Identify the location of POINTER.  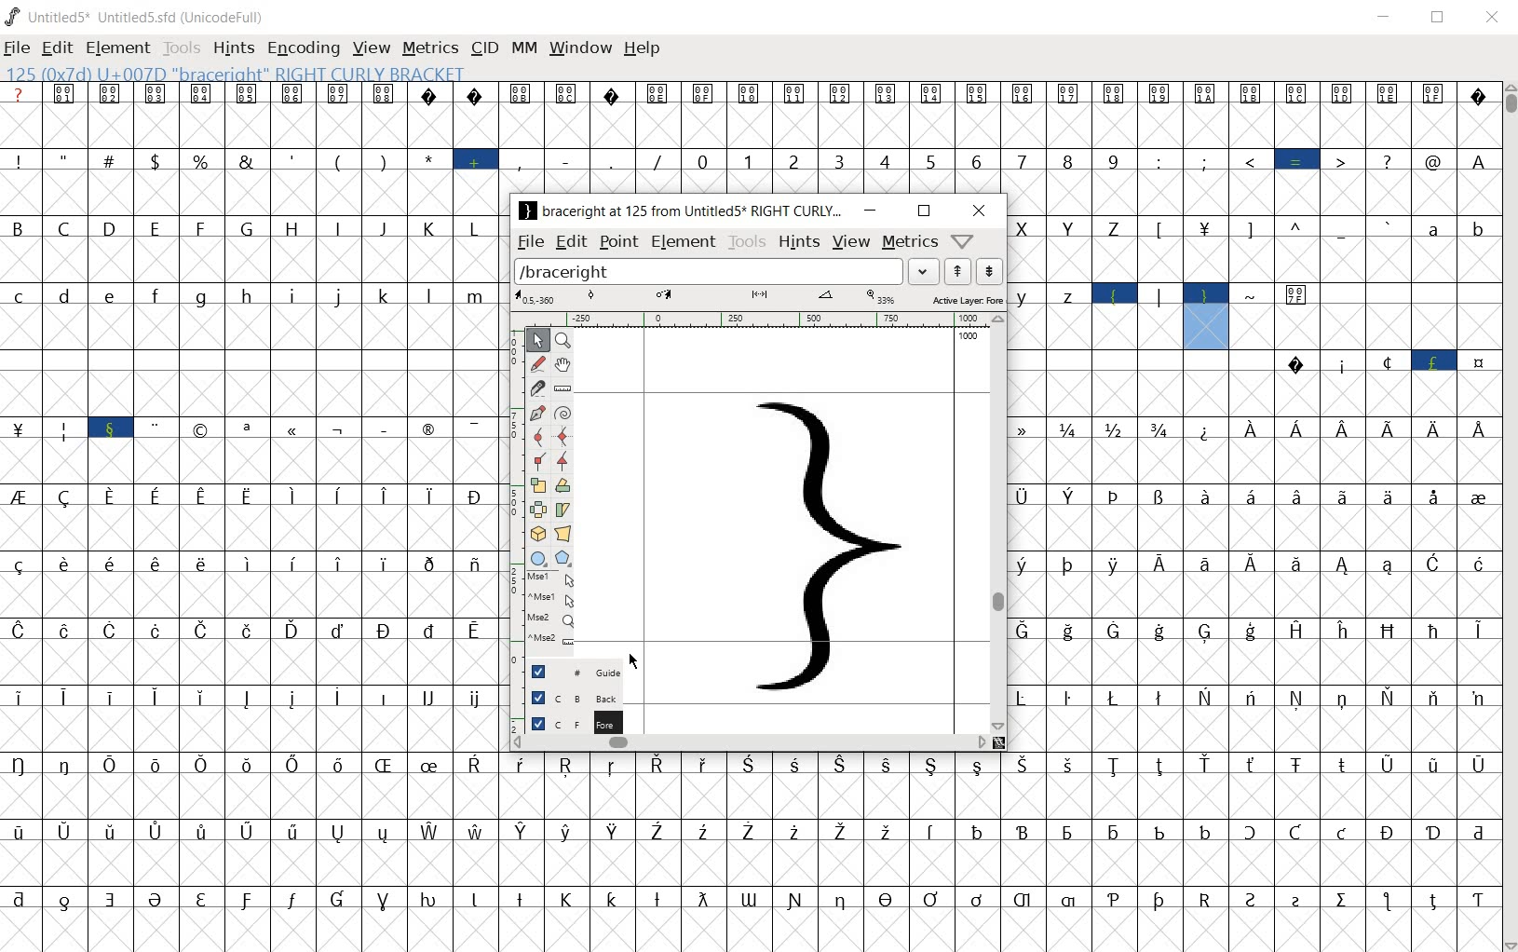
(538, 339).